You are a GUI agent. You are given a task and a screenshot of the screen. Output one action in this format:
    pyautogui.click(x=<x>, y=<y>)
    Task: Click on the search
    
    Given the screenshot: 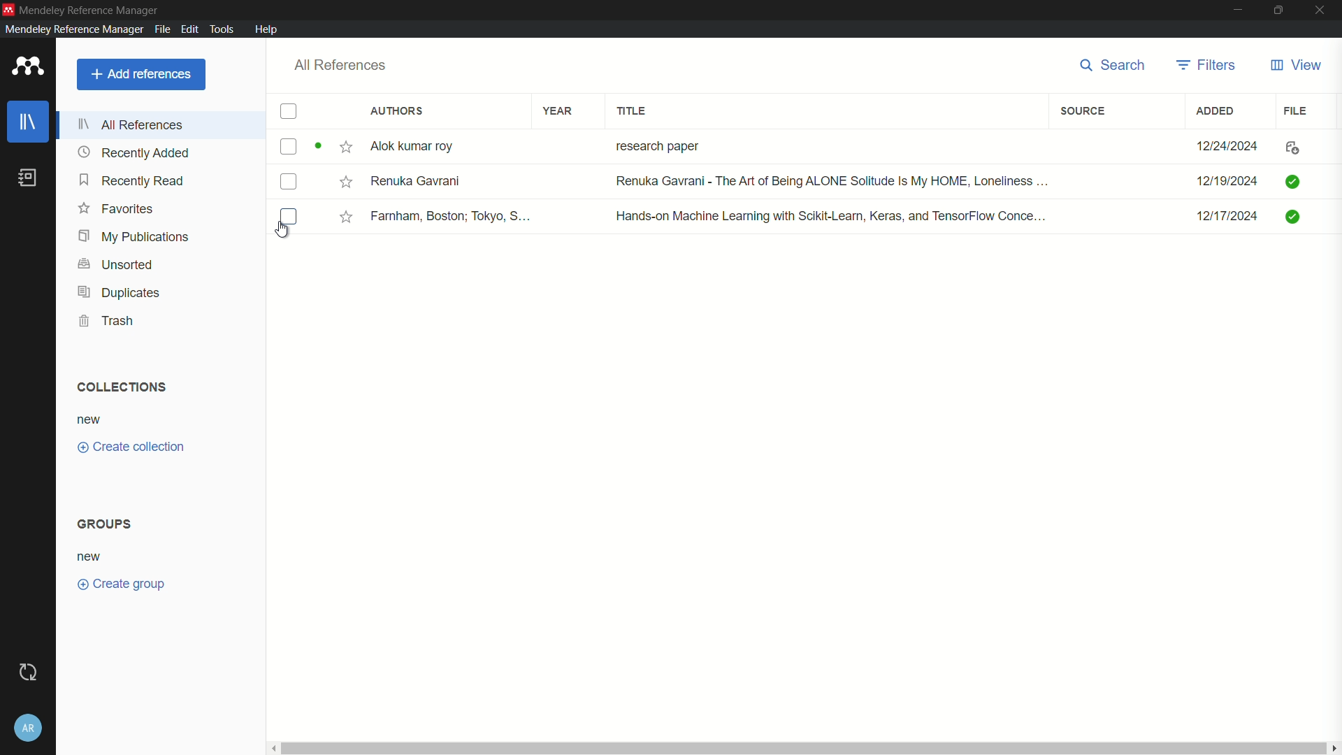 What is the action you would take?
    pyautogui.click(x=1114, y=65)
    